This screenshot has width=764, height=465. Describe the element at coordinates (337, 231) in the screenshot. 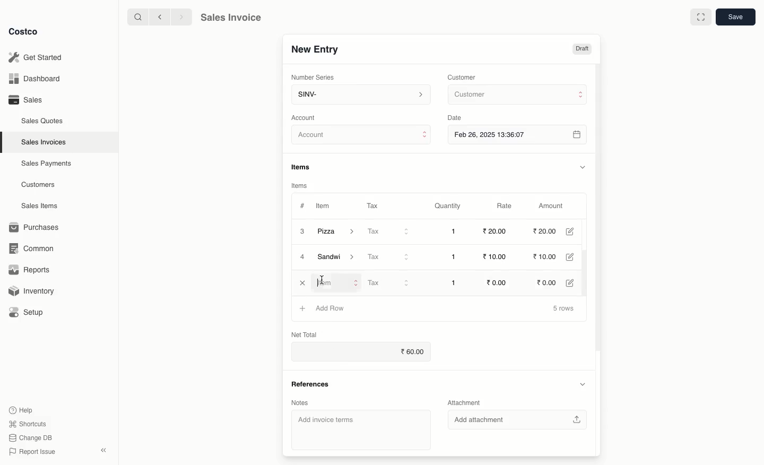

I see `Pizza` at that location.